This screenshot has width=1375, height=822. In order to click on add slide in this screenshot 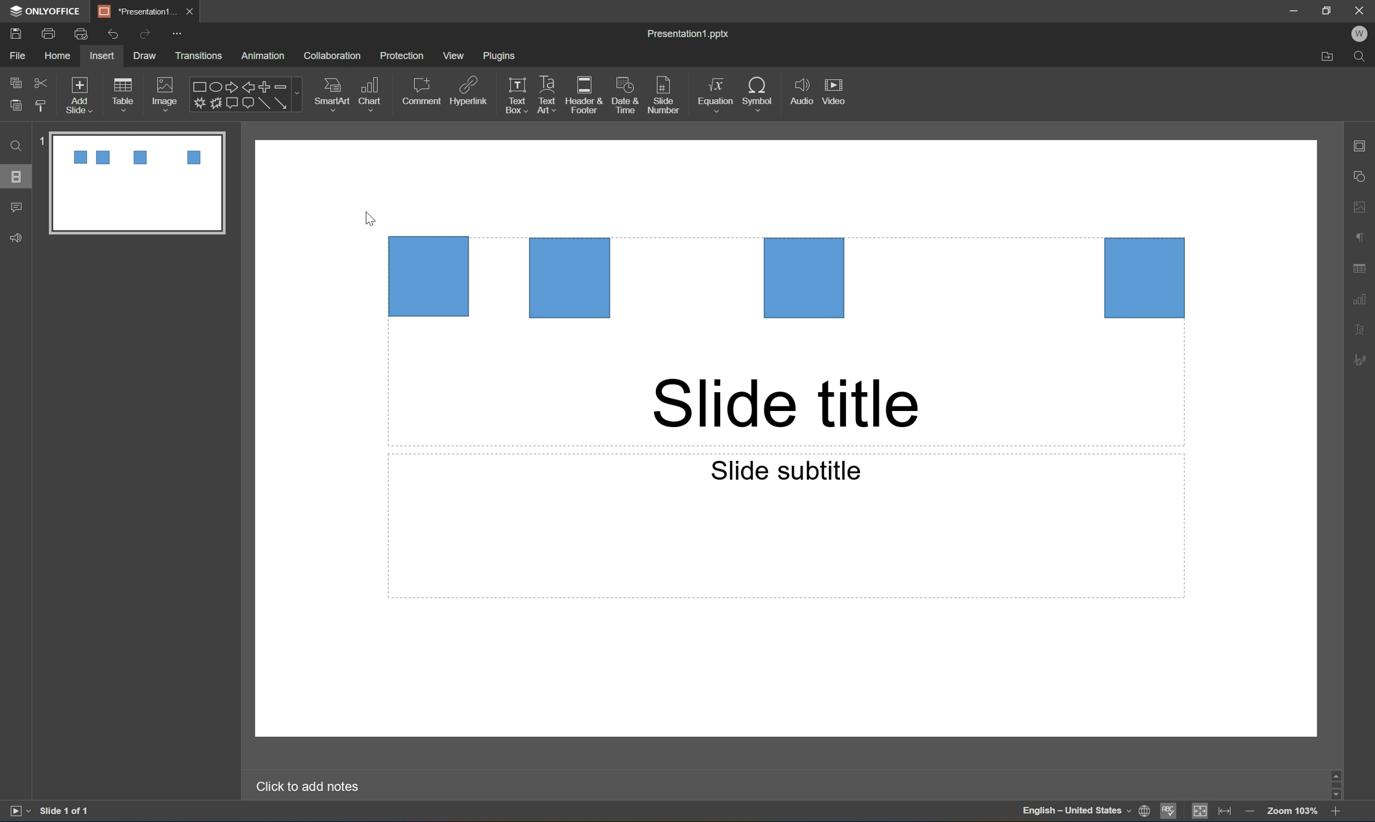, I will do `click(81, 93)`.